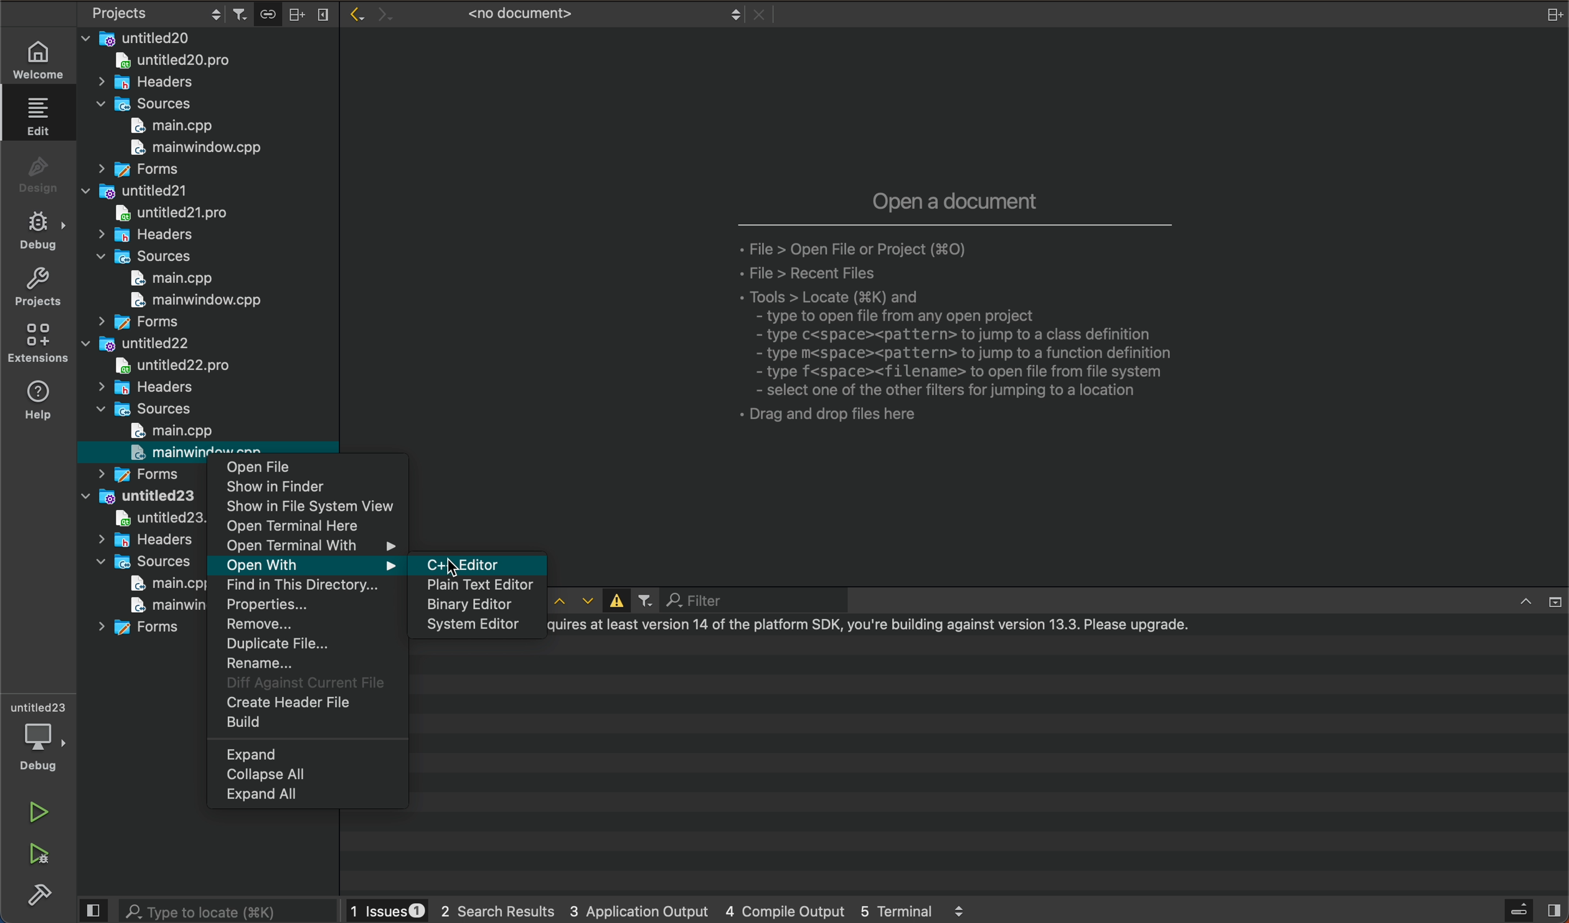  What do you see at coordinates (313, 487) in the screenshot?
I see `show` at bounding box center [313, 487].